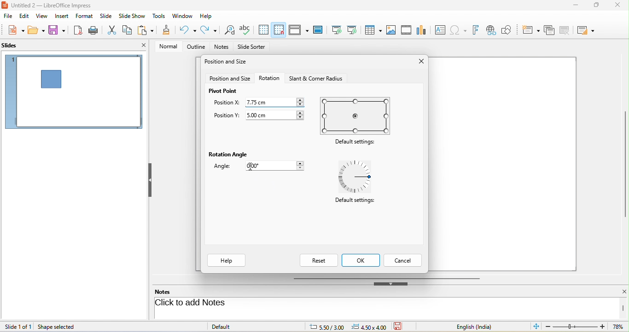 This screenshot has width=629, height=332. I want to click on vertical scroll bar, so click(625, 164).